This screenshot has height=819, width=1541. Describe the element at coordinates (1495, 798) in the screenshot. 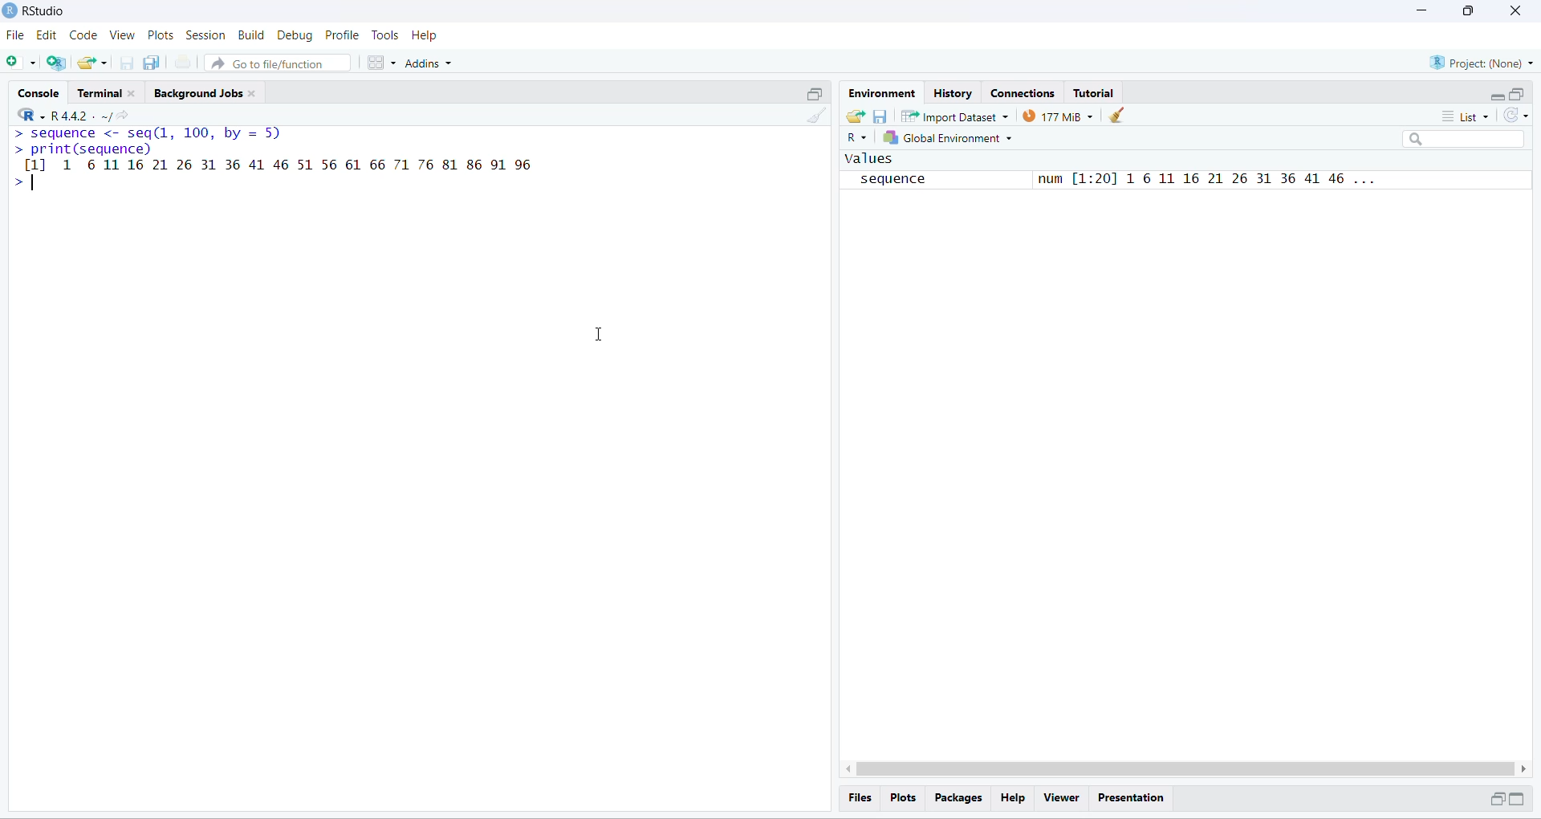

I see `open in separate window` at that location.